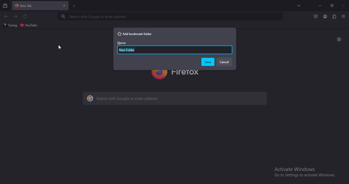 This screenshot has height=184, width=349. Describe the element at coordinates (74, 6) in the screenshot. I see `new tab` at that location.